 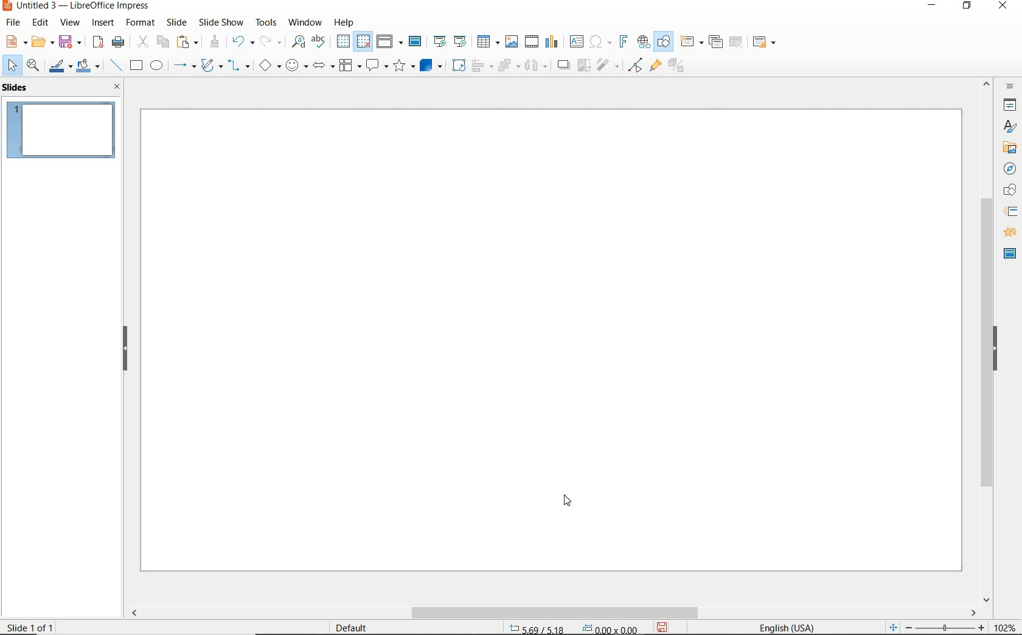 What do you see at coordinates (179, 23) in the screenshot?
I see `SLIDE` at bounding box center [179, 23].